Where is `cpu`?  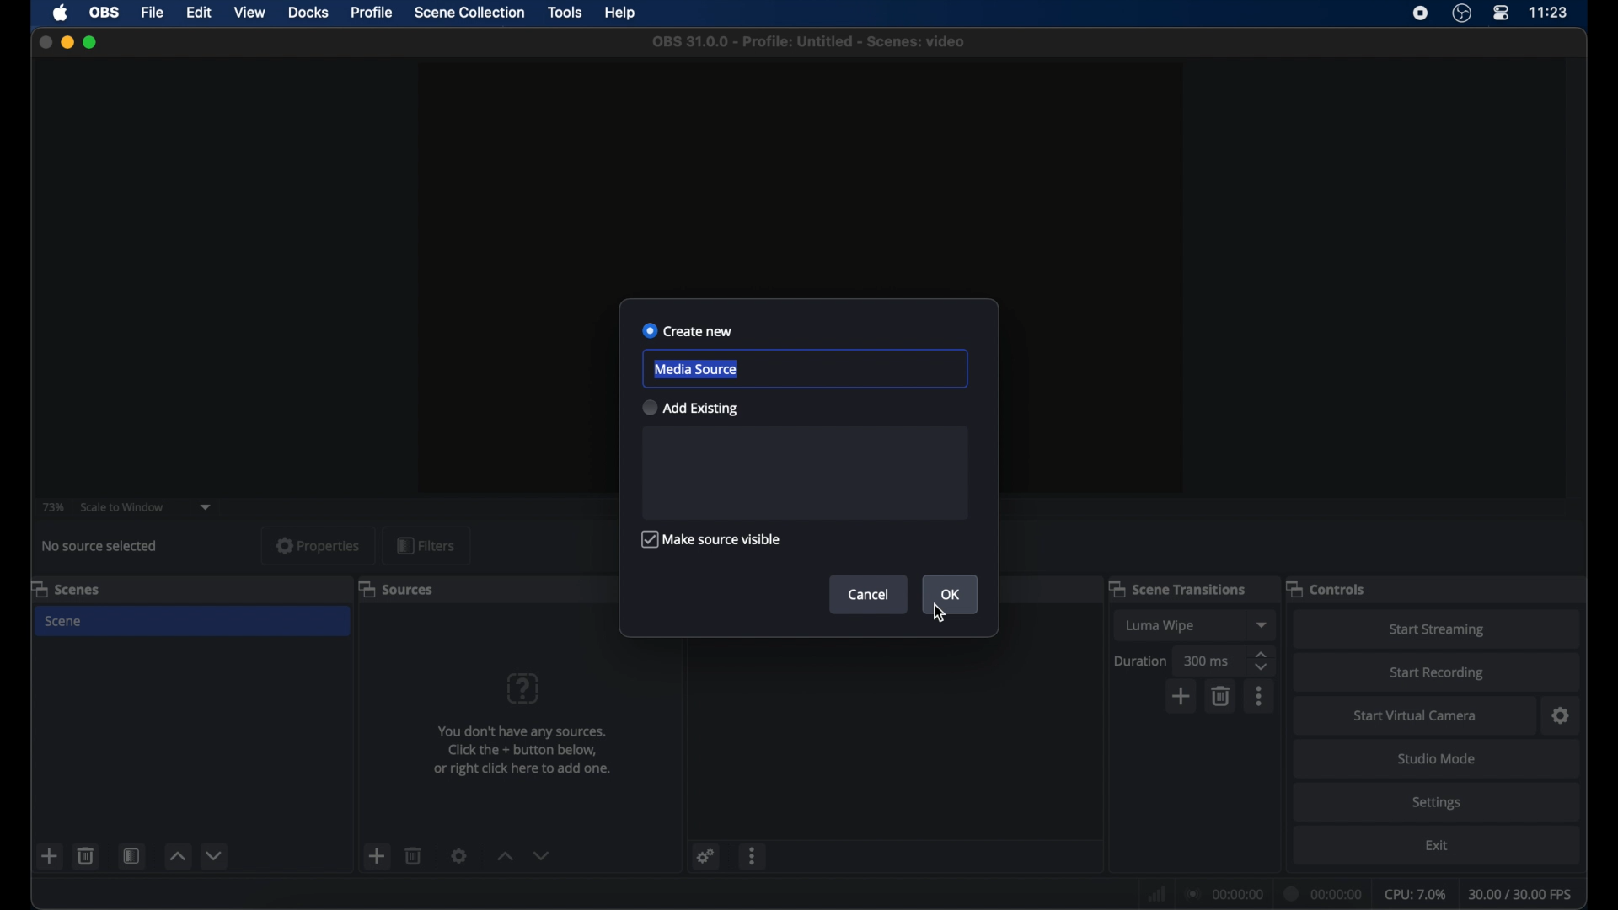
cpu is located at coordinates (1416, 895).